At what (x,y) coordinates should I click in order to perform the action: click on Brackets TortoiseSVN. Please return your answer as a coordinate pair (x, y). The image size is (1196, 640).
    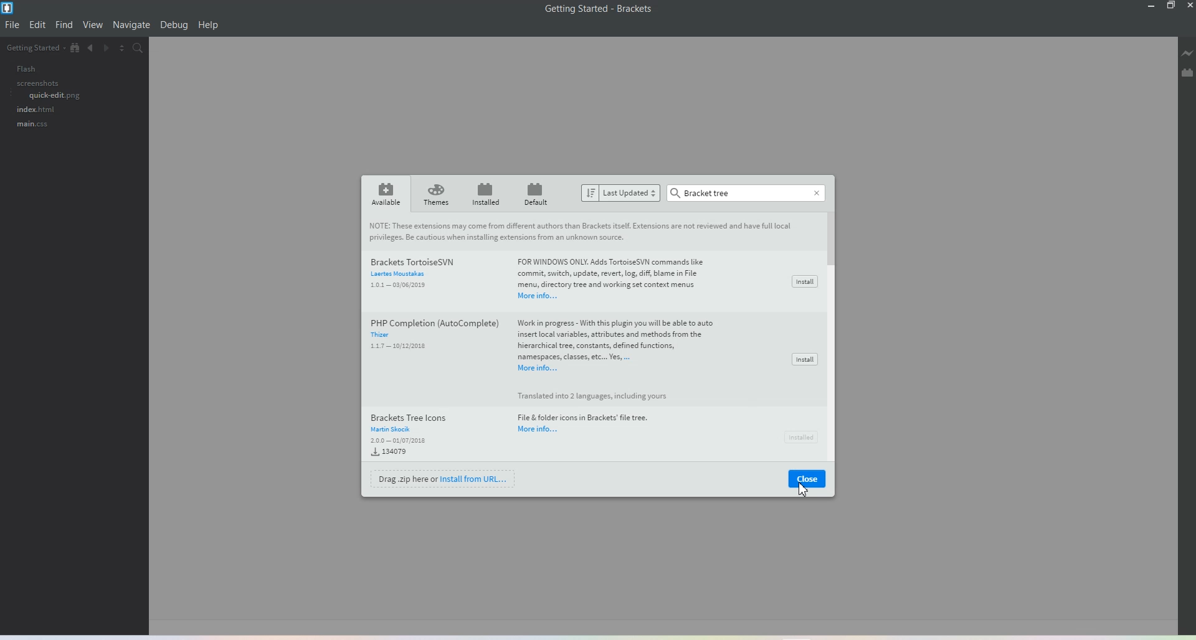
    Looking at the image, I should click on (542, 273).